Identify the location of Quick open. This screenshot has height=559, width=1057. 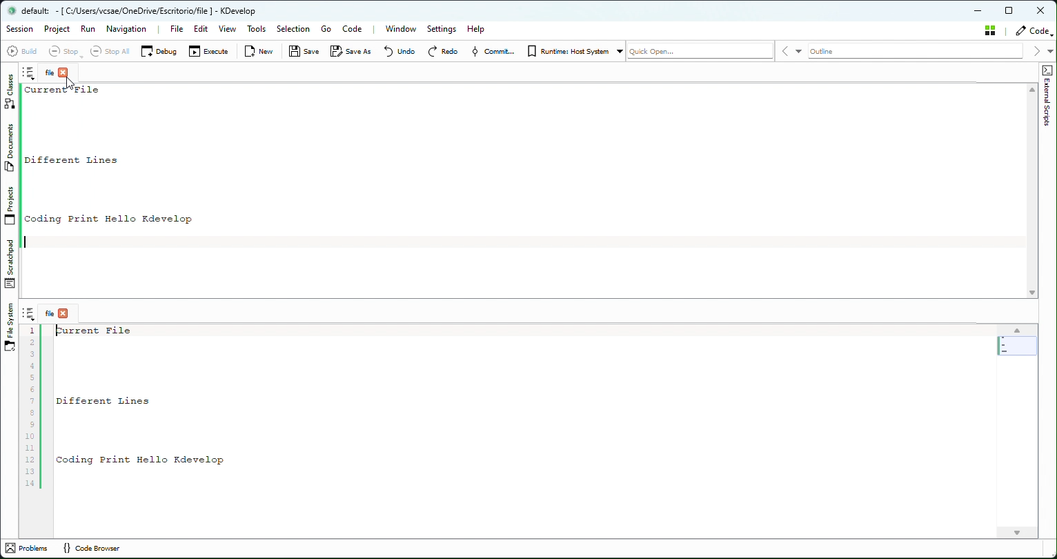
(702, 51).